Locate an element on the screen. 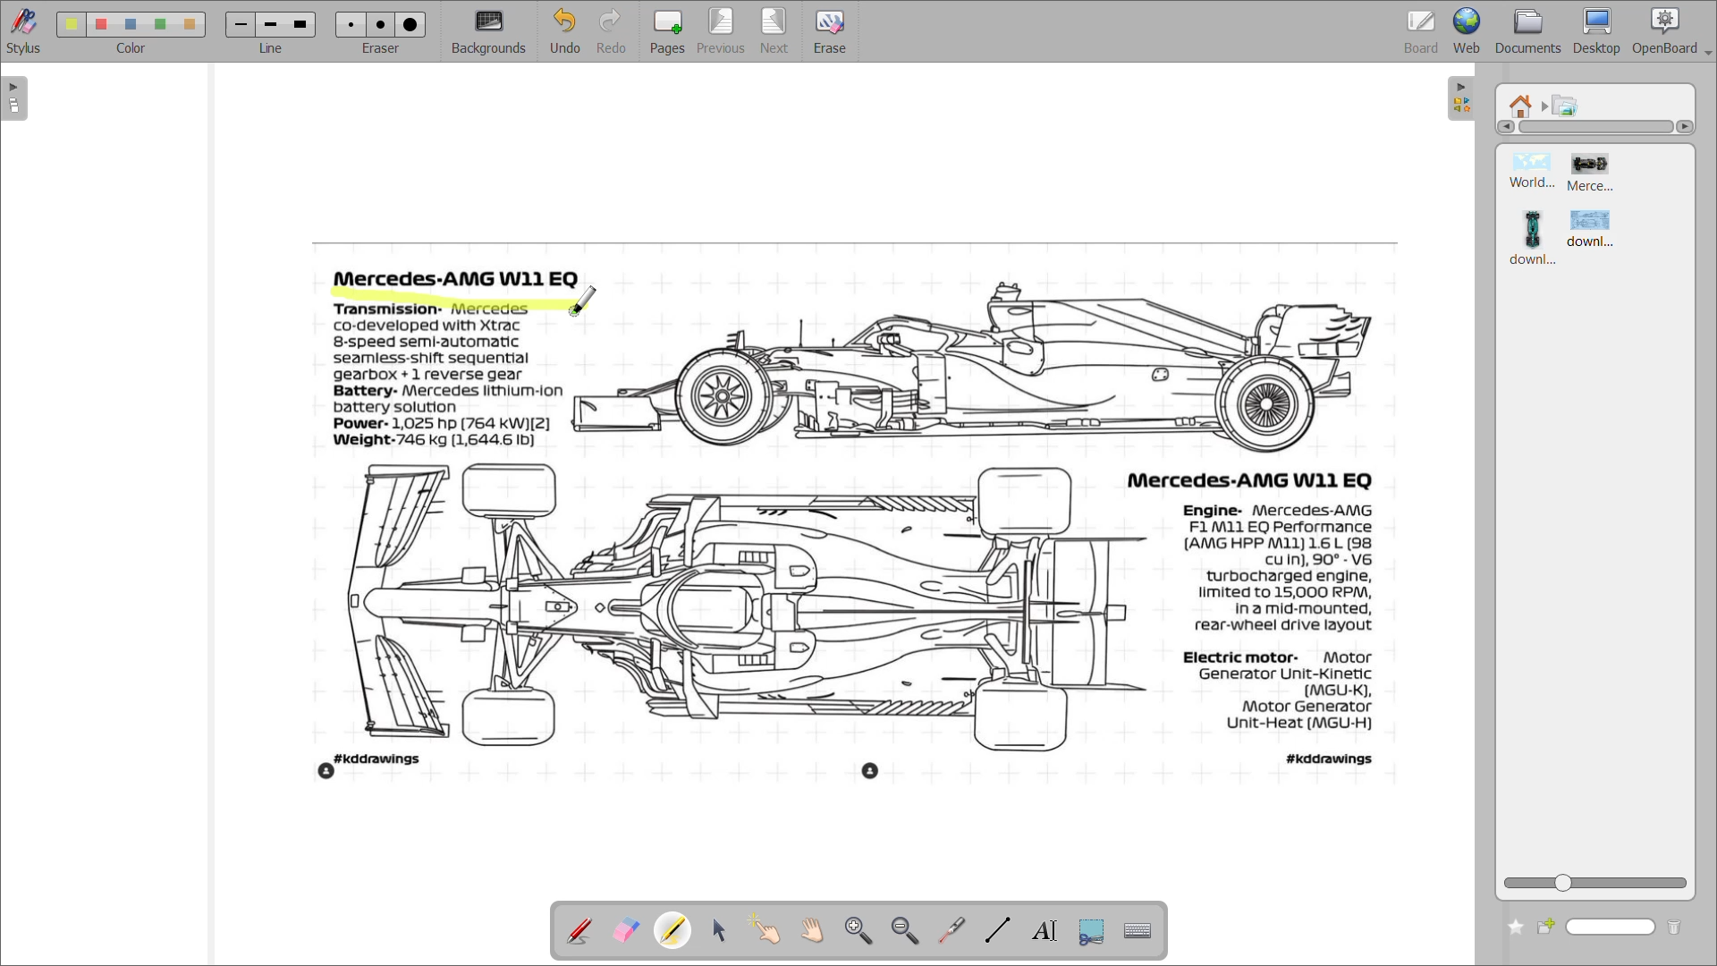 This screenshot has height=966, width=1717. expand page preview is located at coordinates (15, 98).